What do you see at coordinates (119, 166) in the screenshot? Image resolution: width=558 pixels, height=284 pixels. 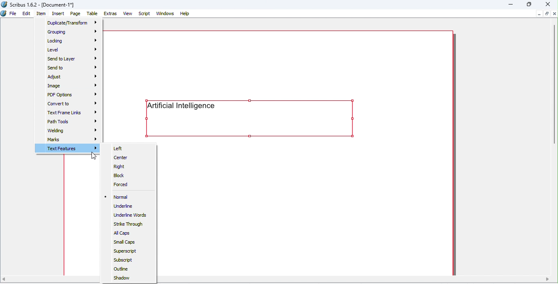 I see `Right` at bounding box center [119, 166].